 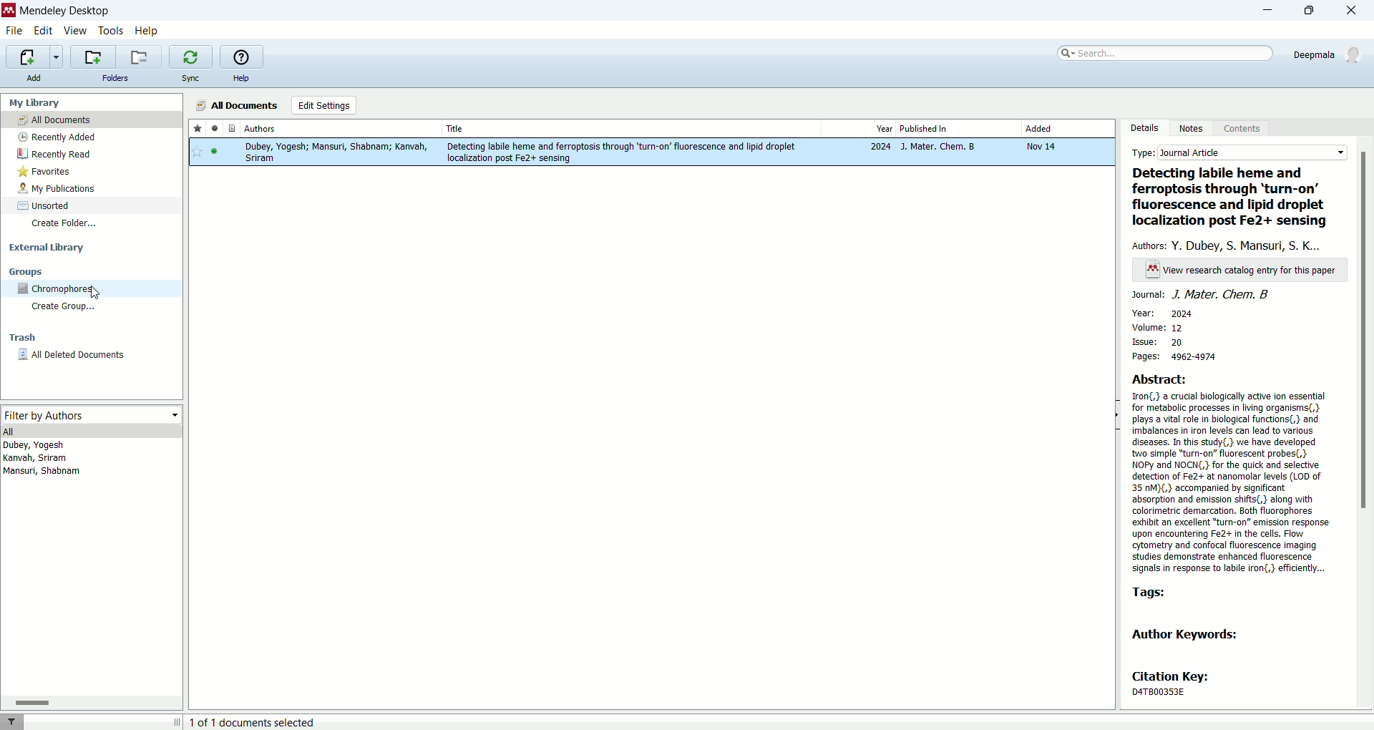 What do you see at coordinates (1156, 328) in the screenshot?
I see `volume: 12` at bounding box center [1156, 328].